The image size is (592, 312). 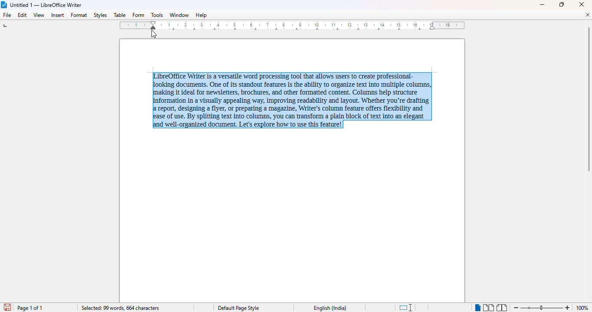 I want to click on minimize, so click(x=542, y=5).